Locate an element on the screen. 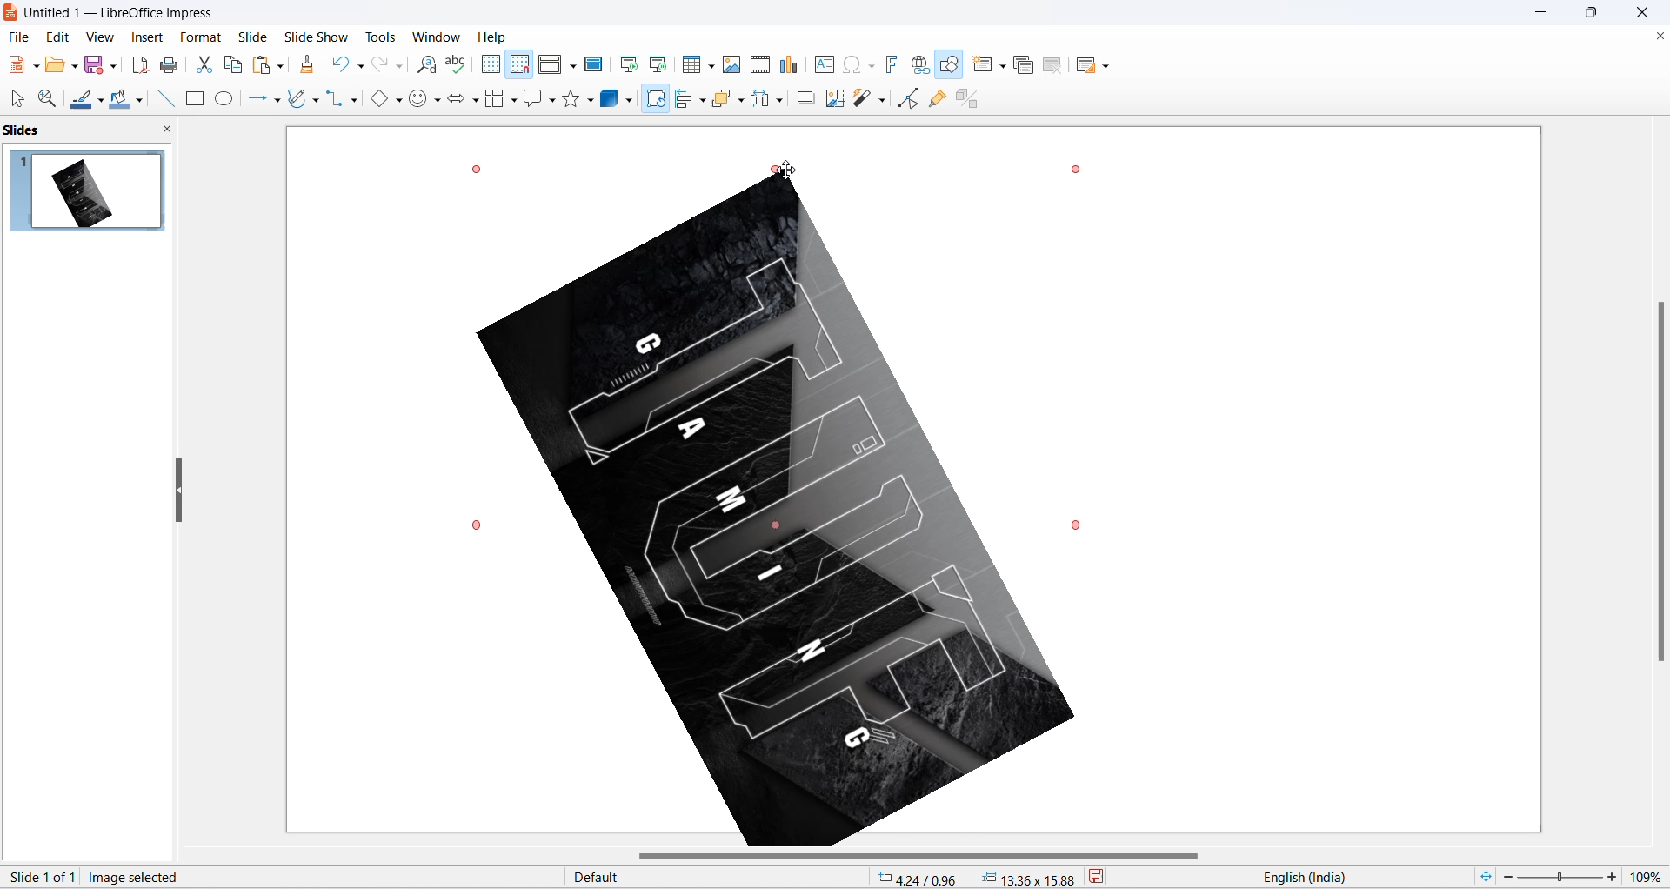  delete slide is located at coordinates (1053, 67).